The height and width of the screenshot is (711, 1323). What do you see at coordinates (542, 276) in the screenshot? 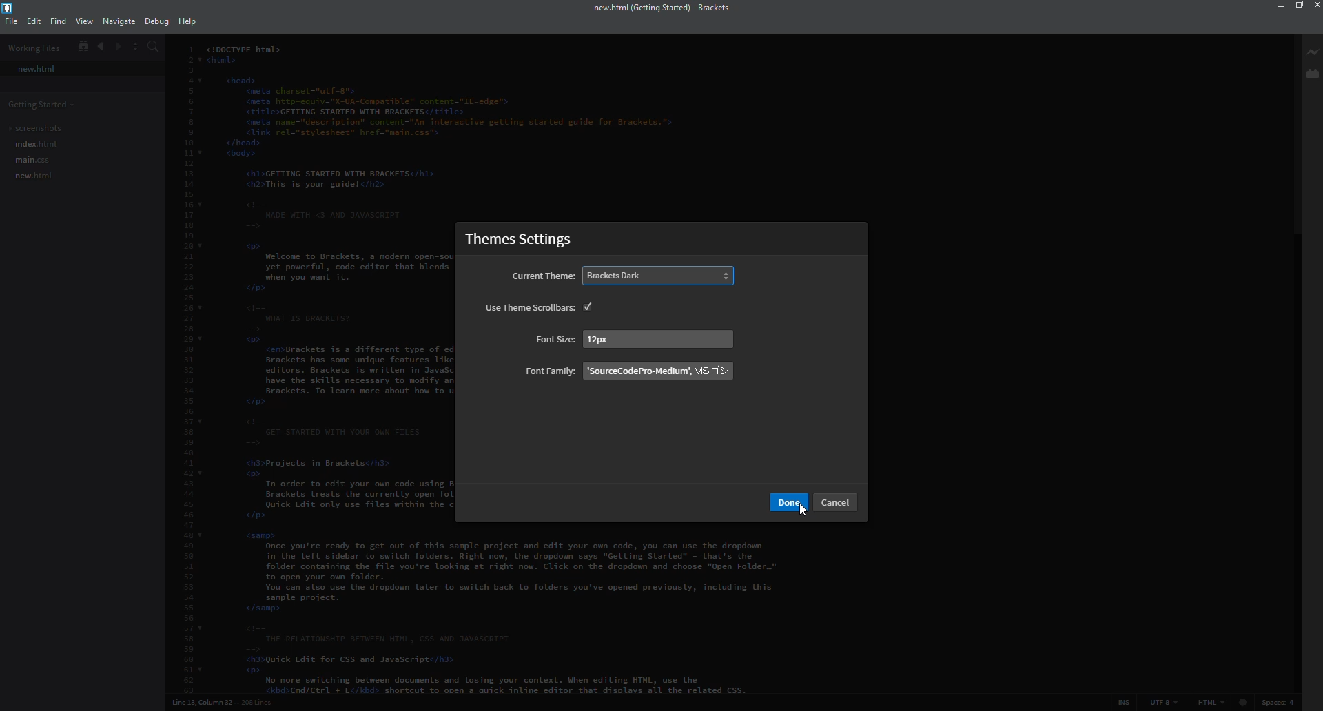
I see `current theme` at bounding box center [542, 276].